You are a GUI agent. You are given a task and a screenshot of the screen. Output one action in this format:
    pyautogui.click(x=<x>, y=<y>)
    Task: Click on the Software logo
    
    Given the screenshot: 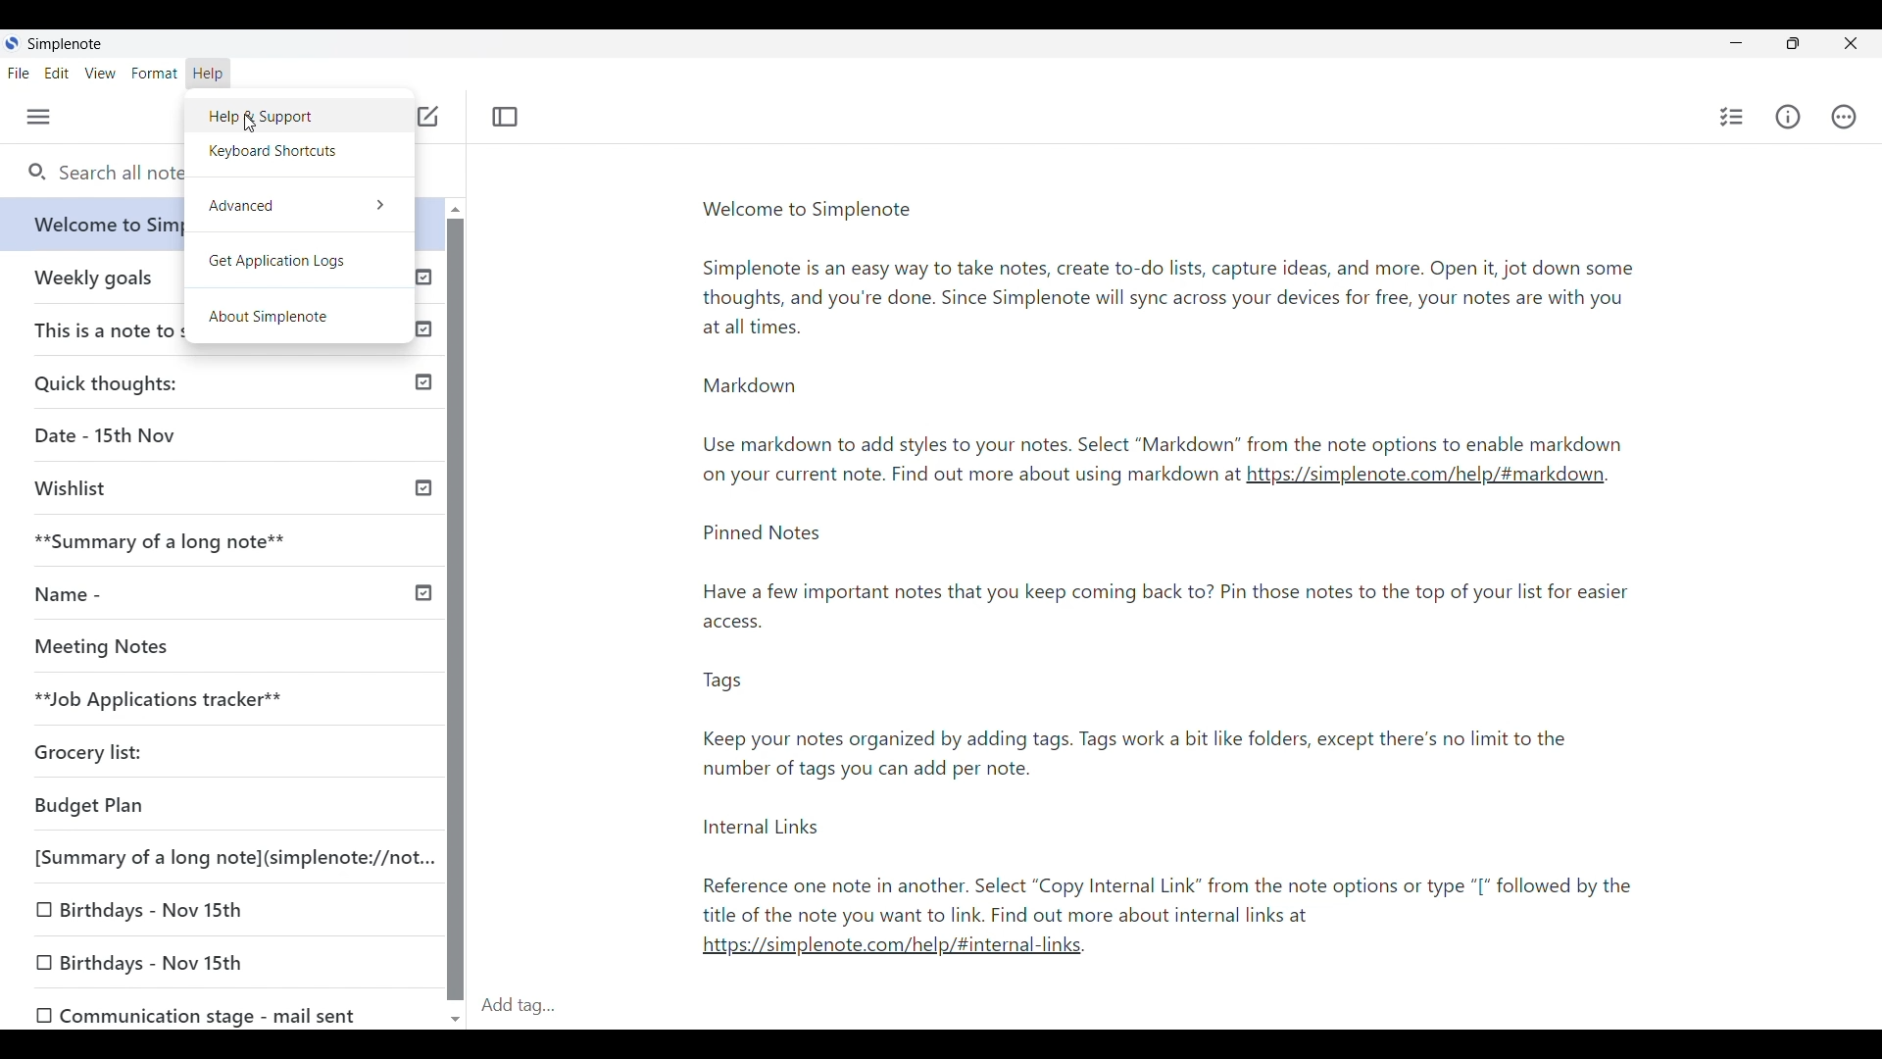 What is the action you would take?
    pyautogui.click(x=11, y=44)
    